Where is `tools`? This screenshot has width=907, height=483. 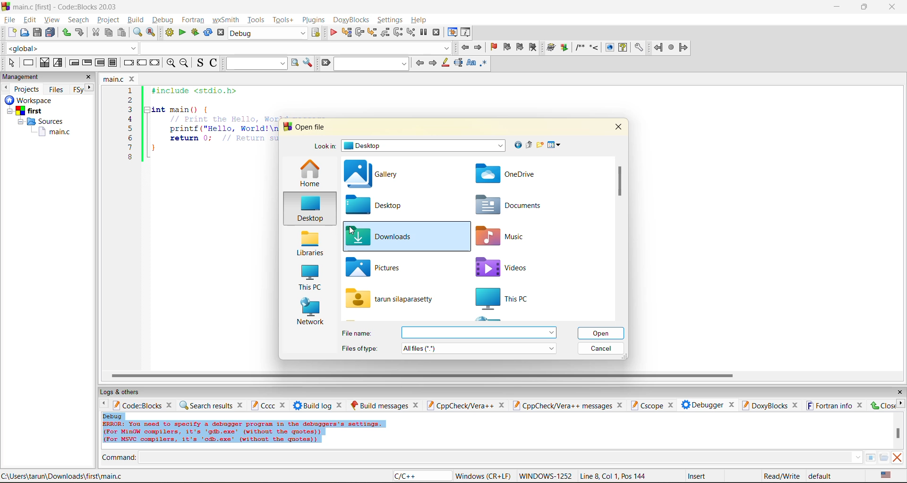 tools is located at coordinates (257, 19).